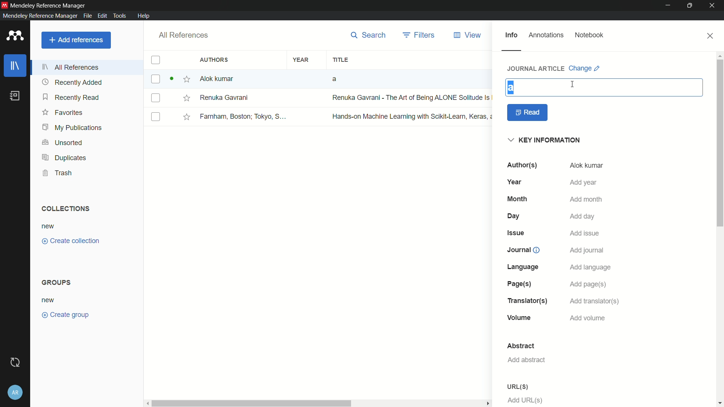 Image resolution: width=724 pixels, height=407 pixels. Describe the element at coordinates (320, 98) in the screenshot. I see `book-2` at that location.